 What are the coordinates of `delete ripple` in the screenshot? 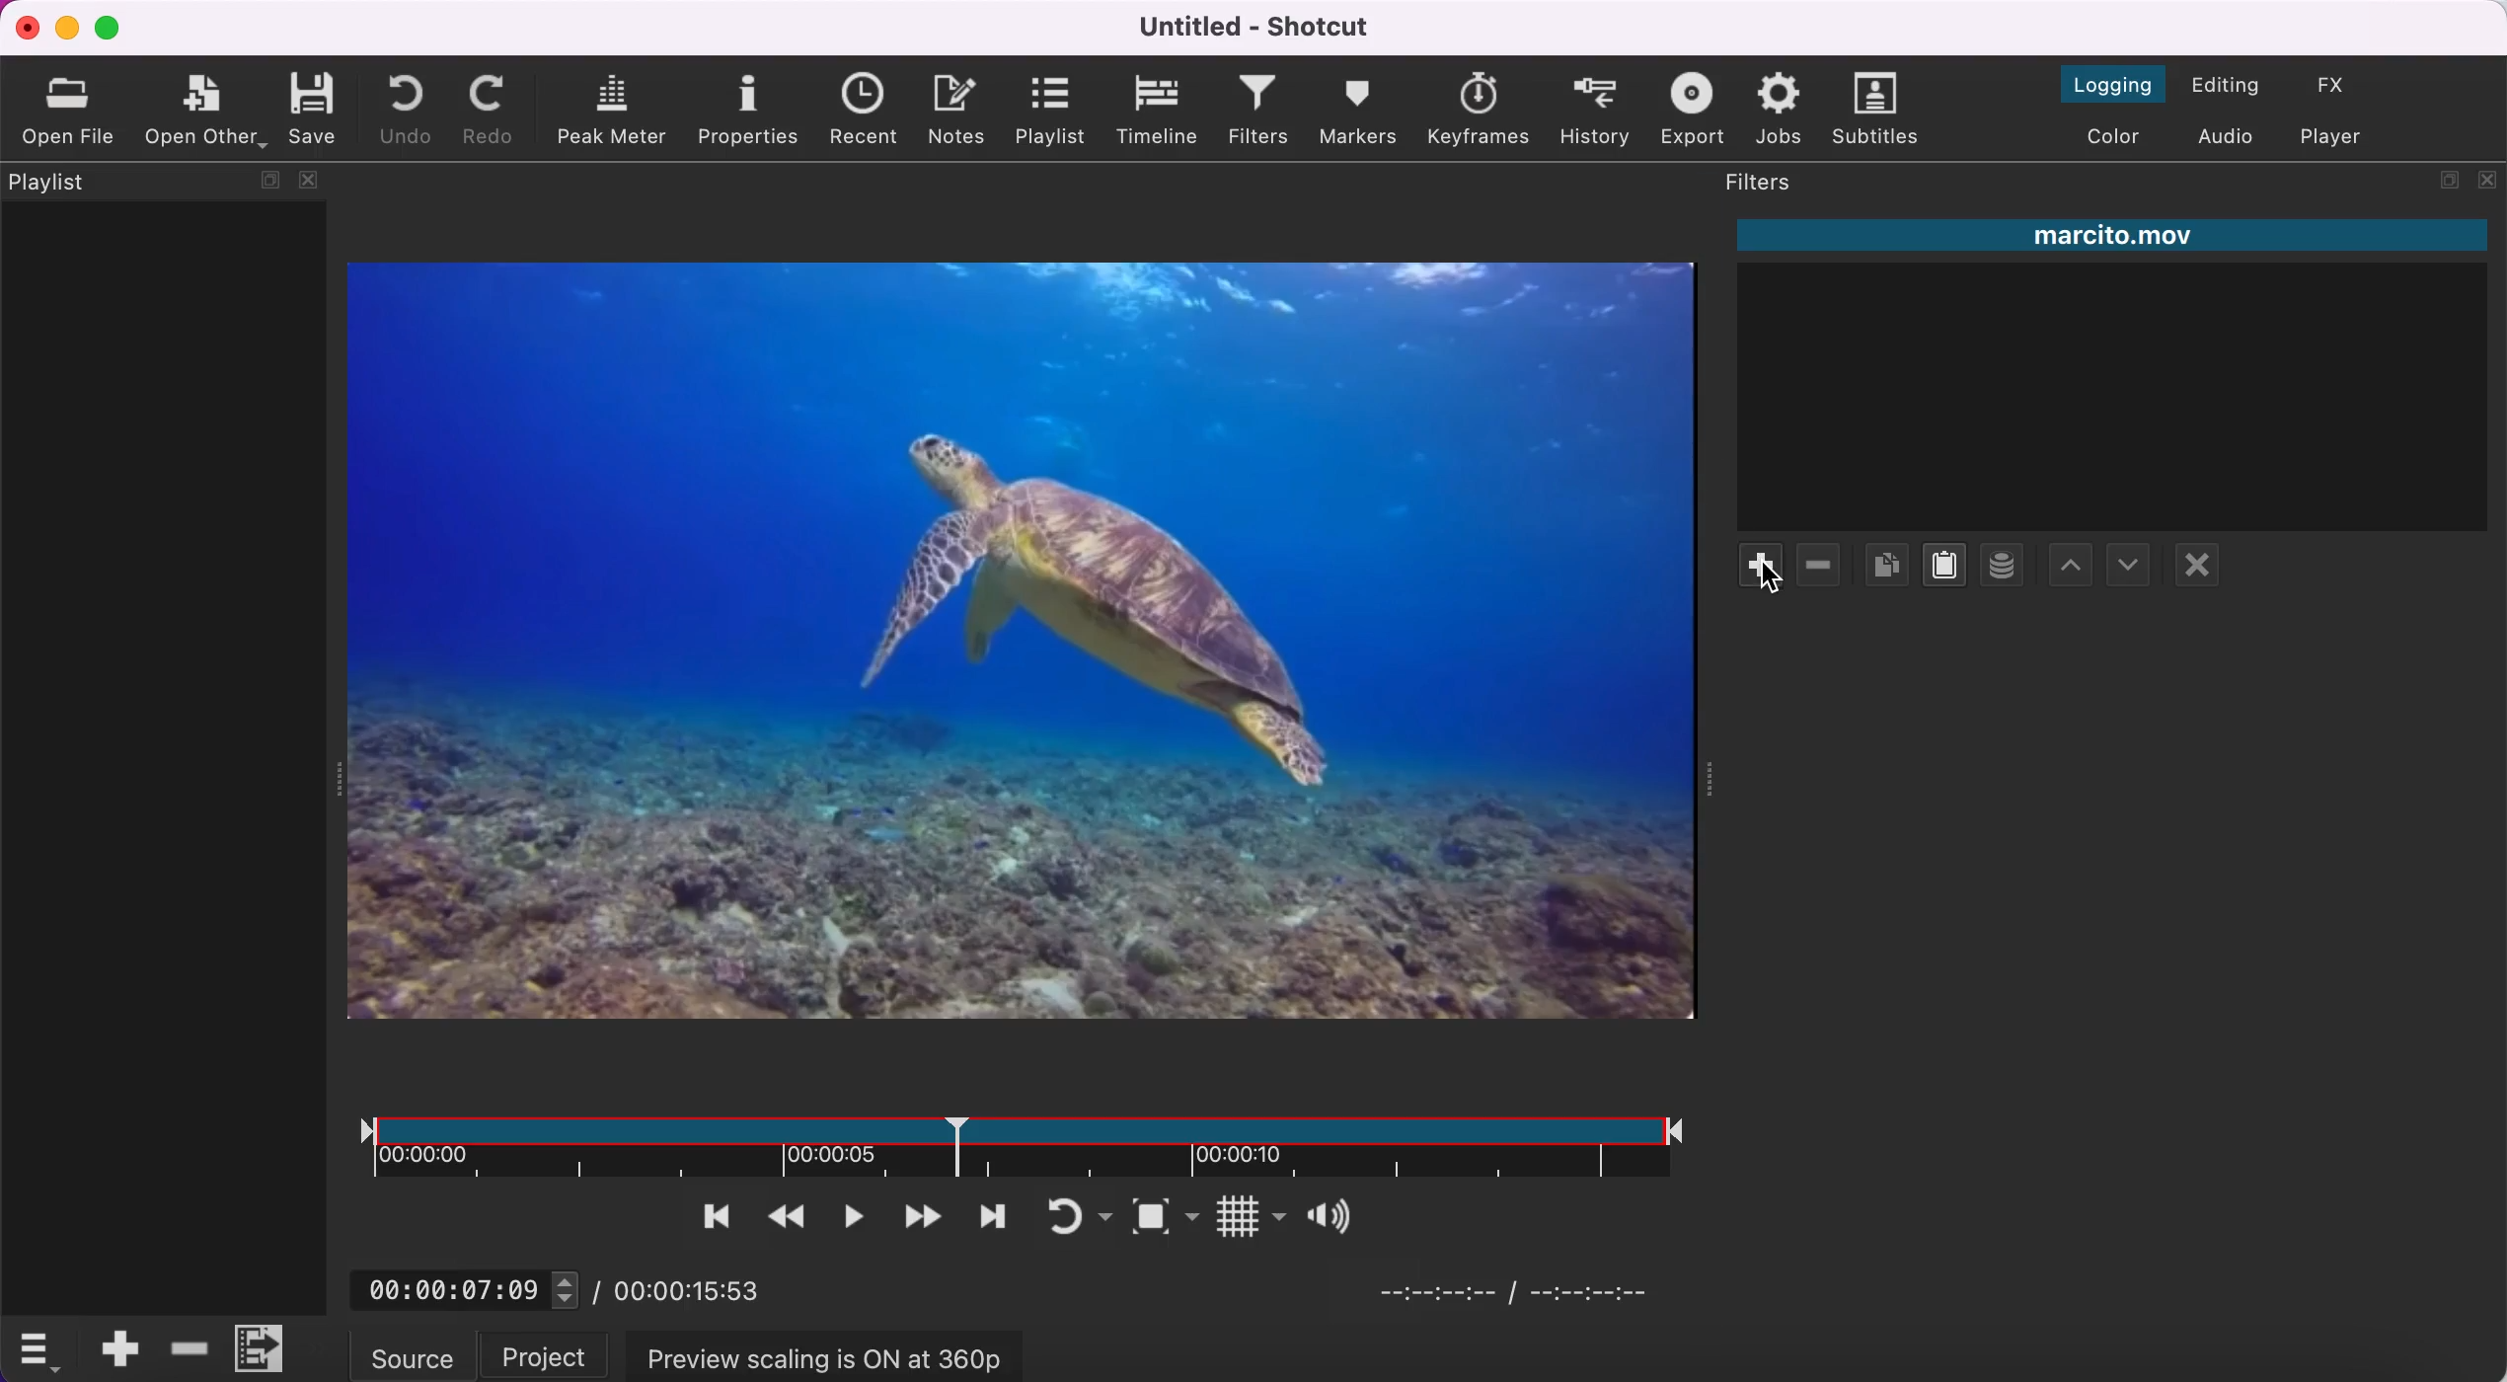 It's located at (187, 1350).